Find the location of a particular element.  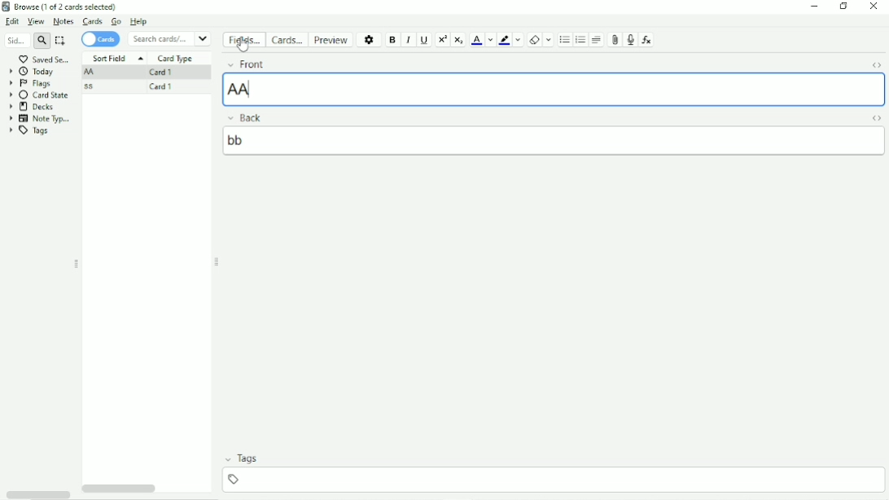

Underline is located at coordinates (425, 41).